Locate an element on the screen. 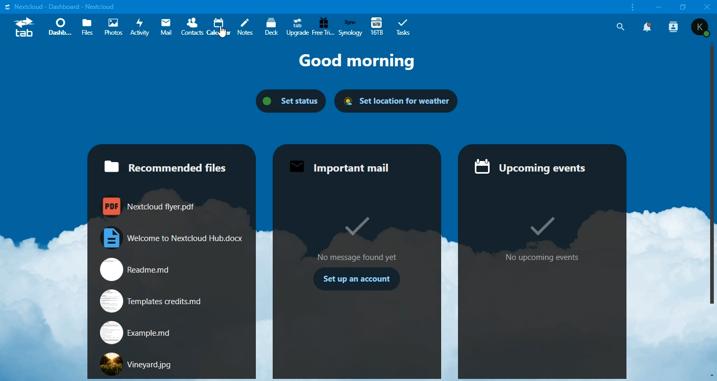 The height and width of the screenshot is (381, 717). readme.md is located at coordinates (161, 269).